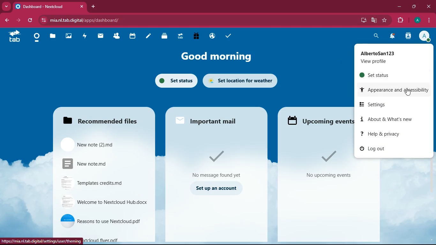  I want to click on notes, so click(148, 37).